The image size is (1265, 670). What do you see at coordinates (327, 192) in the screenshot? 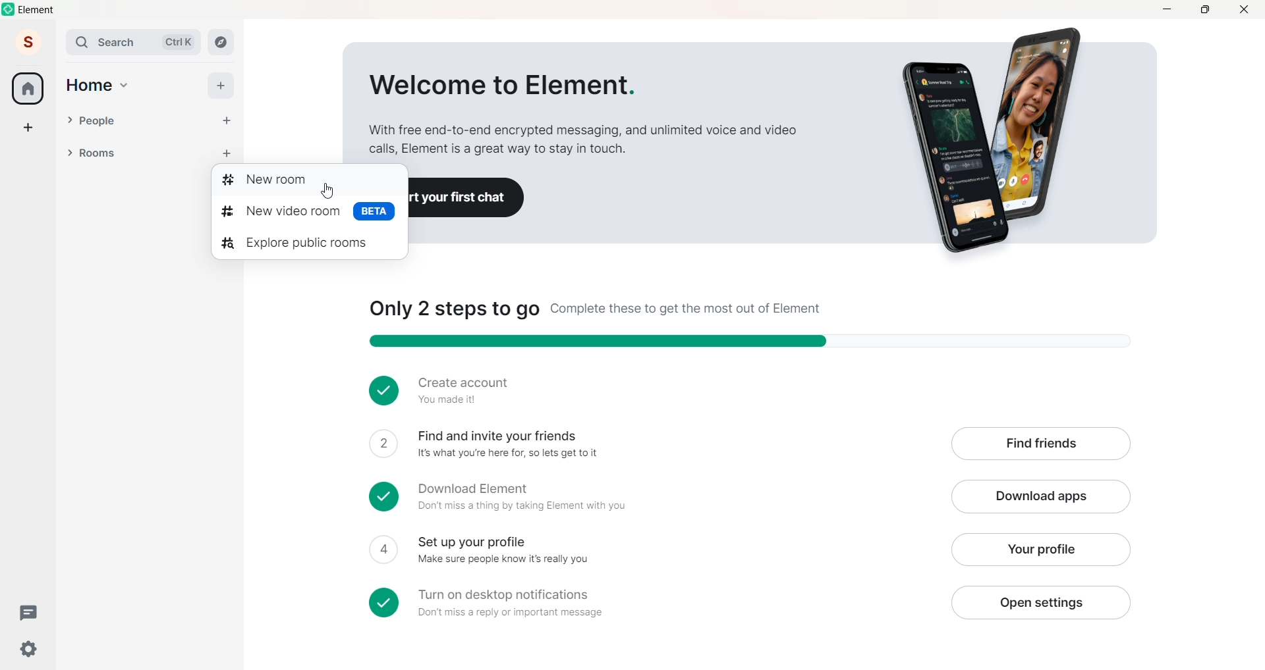
I see `cursor` at bounding box center [327, 192].